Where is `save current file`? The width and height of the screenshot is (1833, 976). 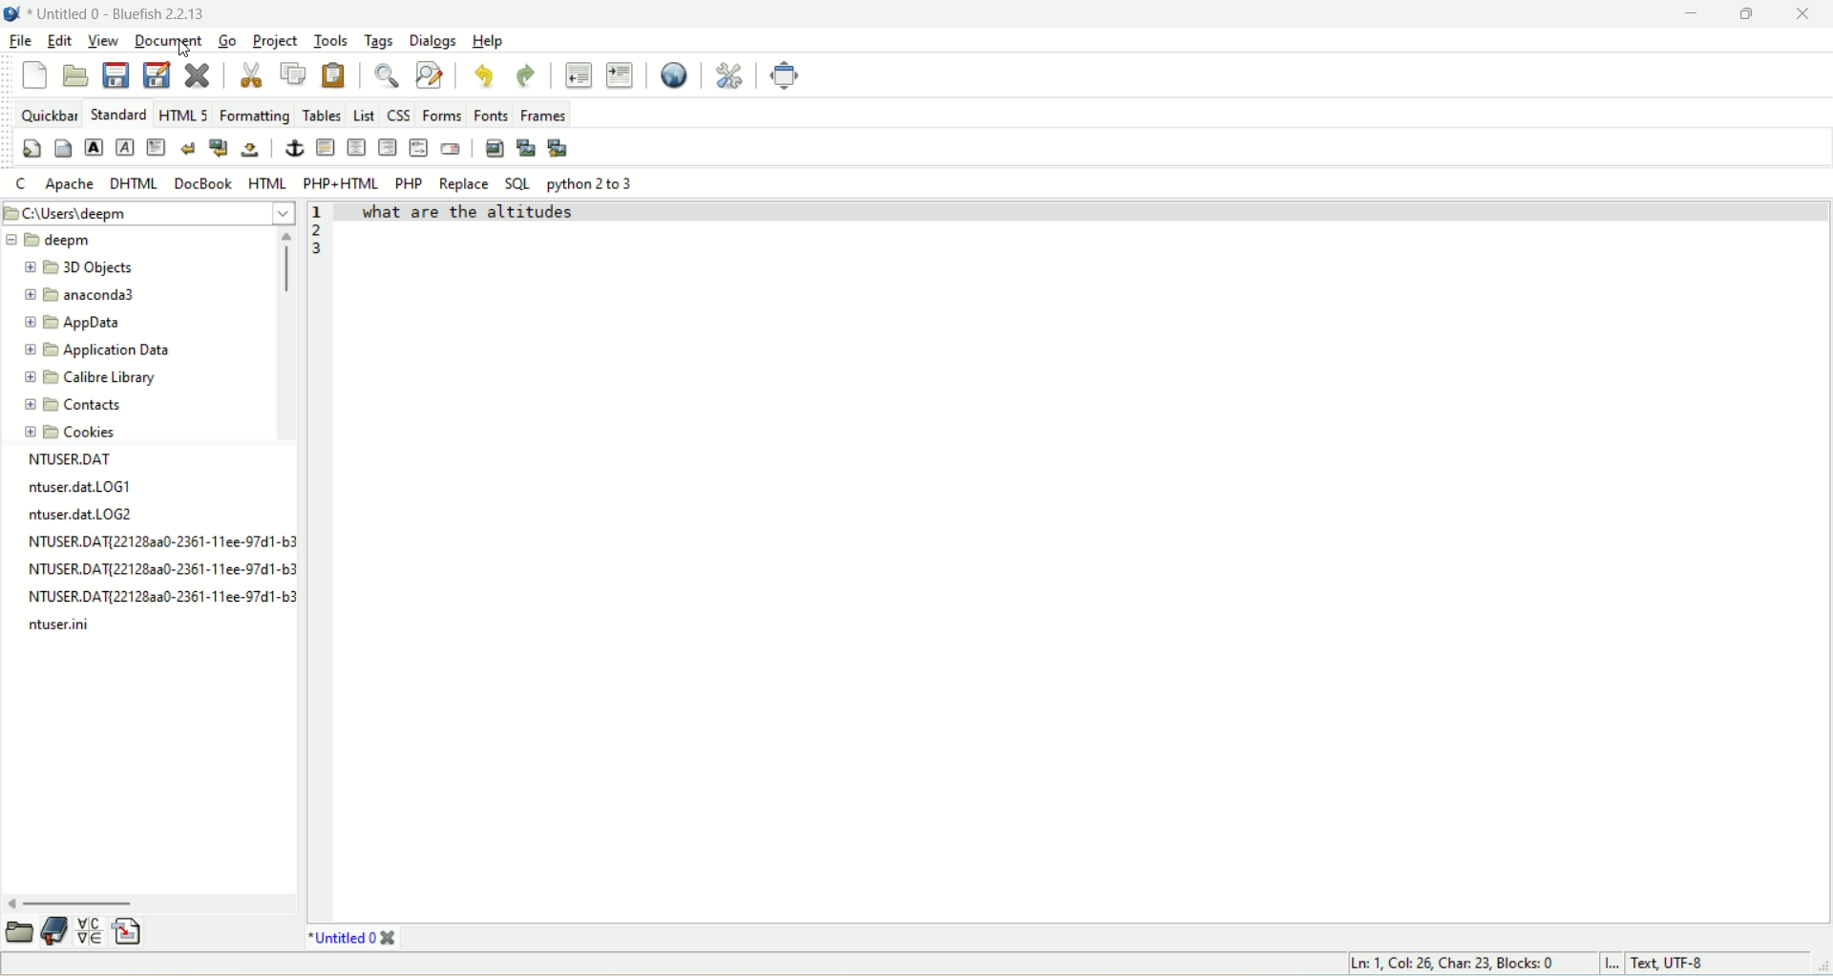
save current file is located at coordinates (117, 74).